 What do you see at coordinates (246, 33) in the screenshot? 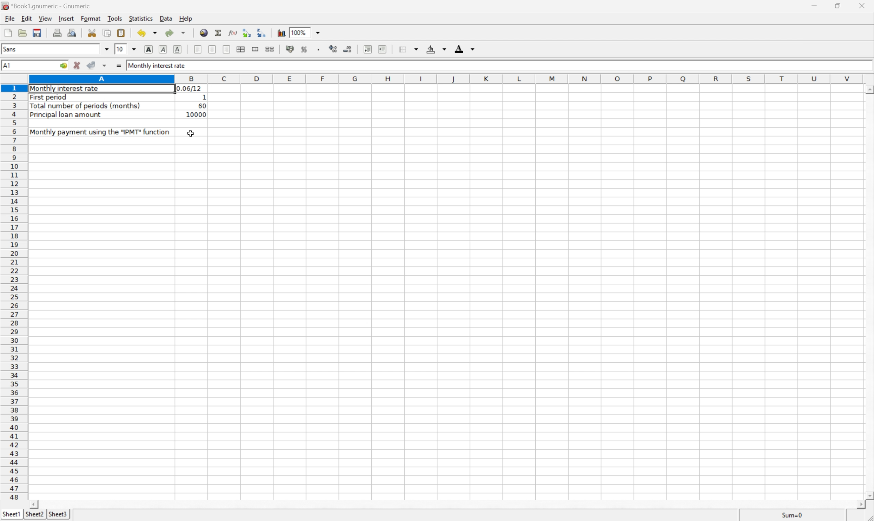
I see `Sort the selected region in ascending order based on the first column selected` at bounding box center [246, 33].